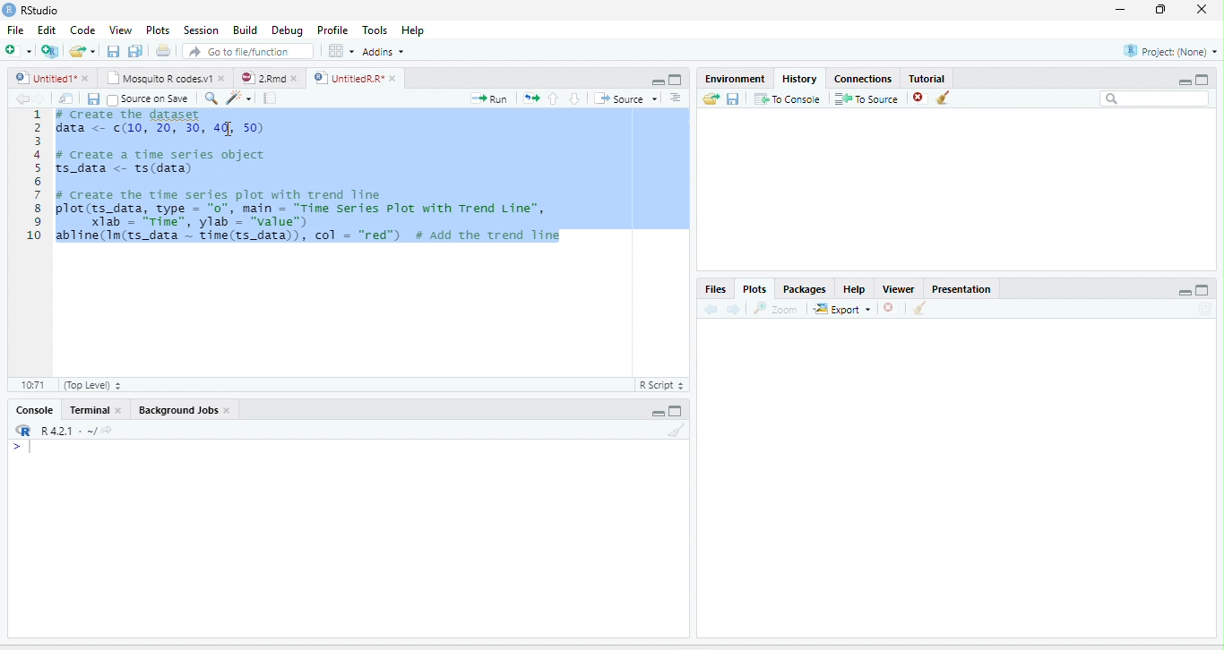 This screenshot has height=650, width=1224. Describe the element at coordinates (662, 385) in the screenshot. I see `R Script` at that location.